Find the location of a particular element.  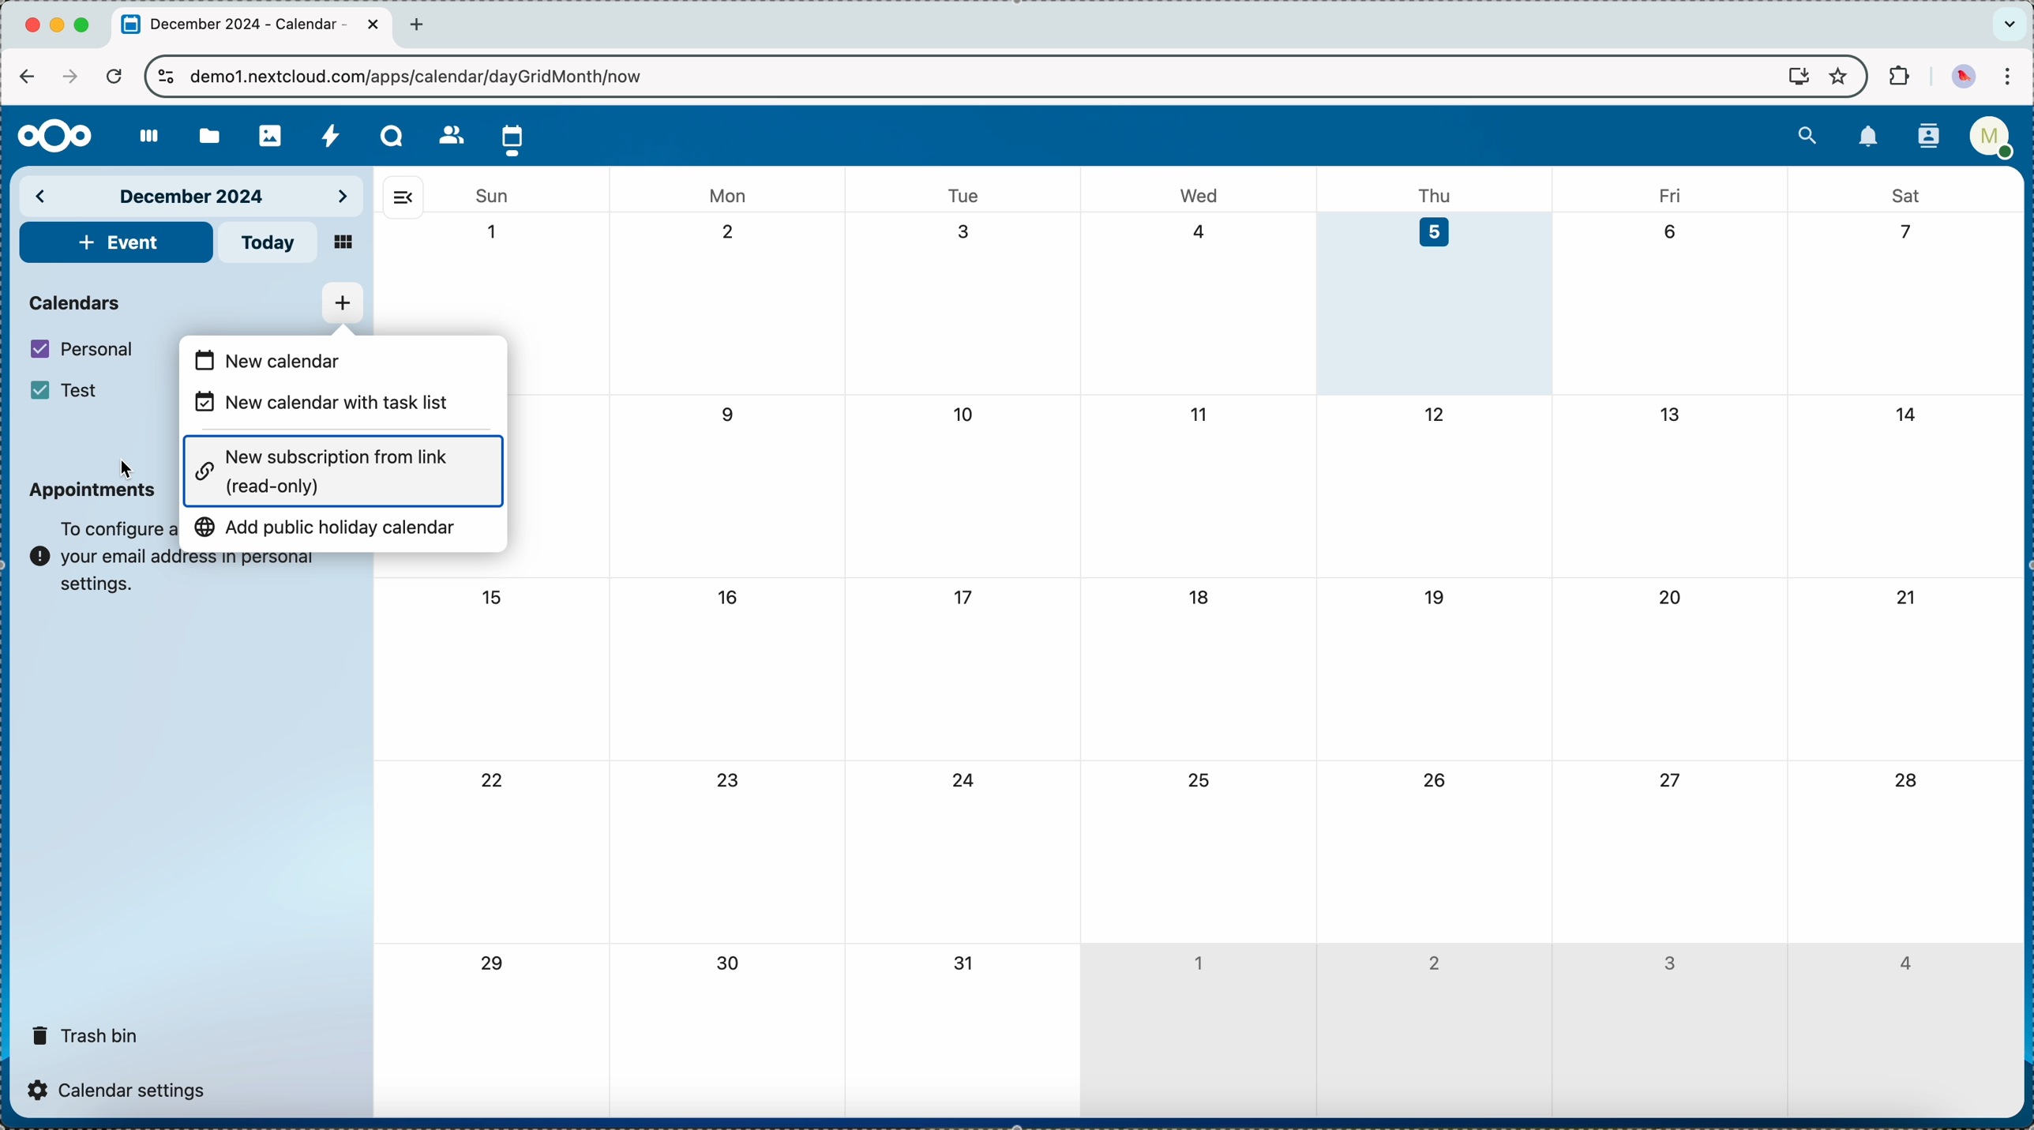

7 is located at coordinates (1899, 233).